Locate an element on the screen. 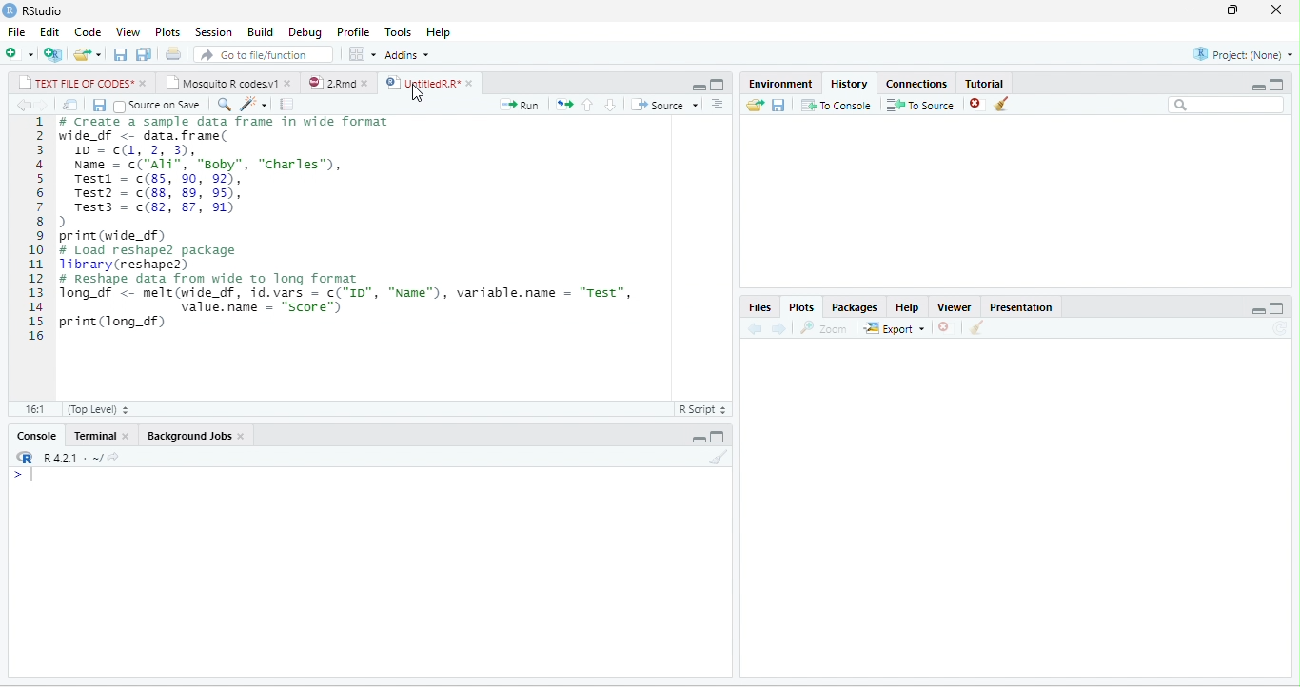  close file is located at coordinates (977, 104).